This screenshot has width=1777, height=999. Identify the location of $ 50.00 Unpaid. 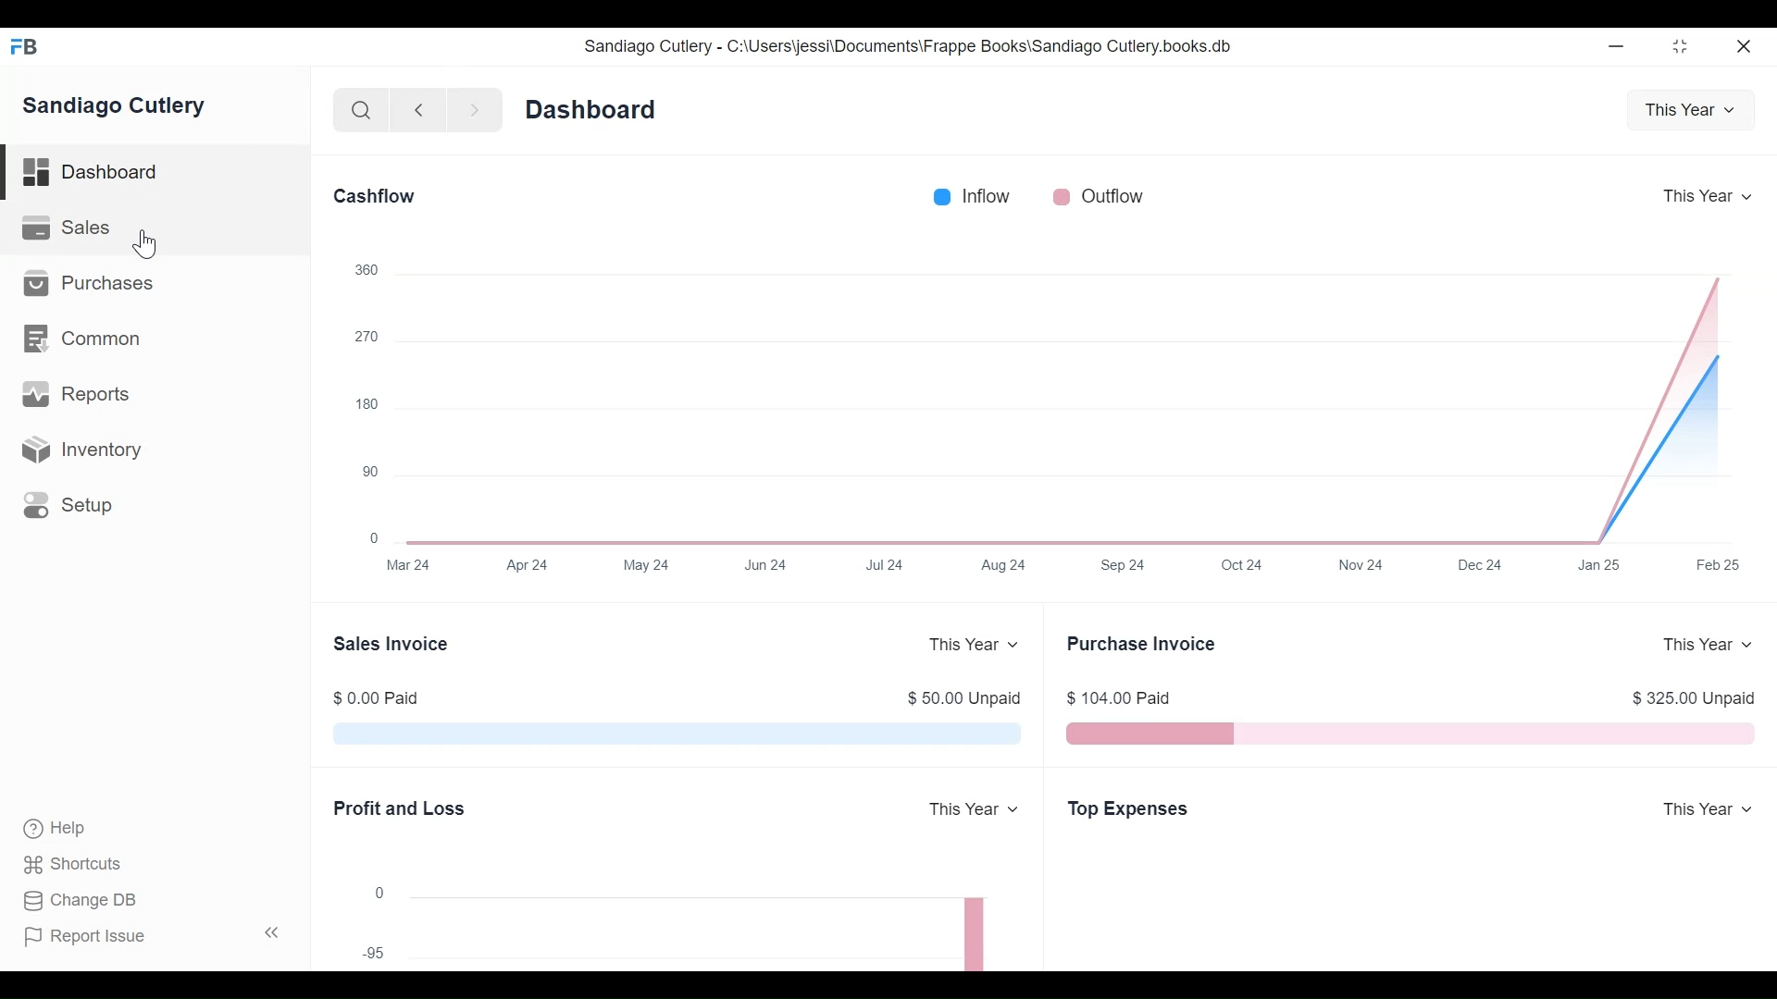
(963, 697).